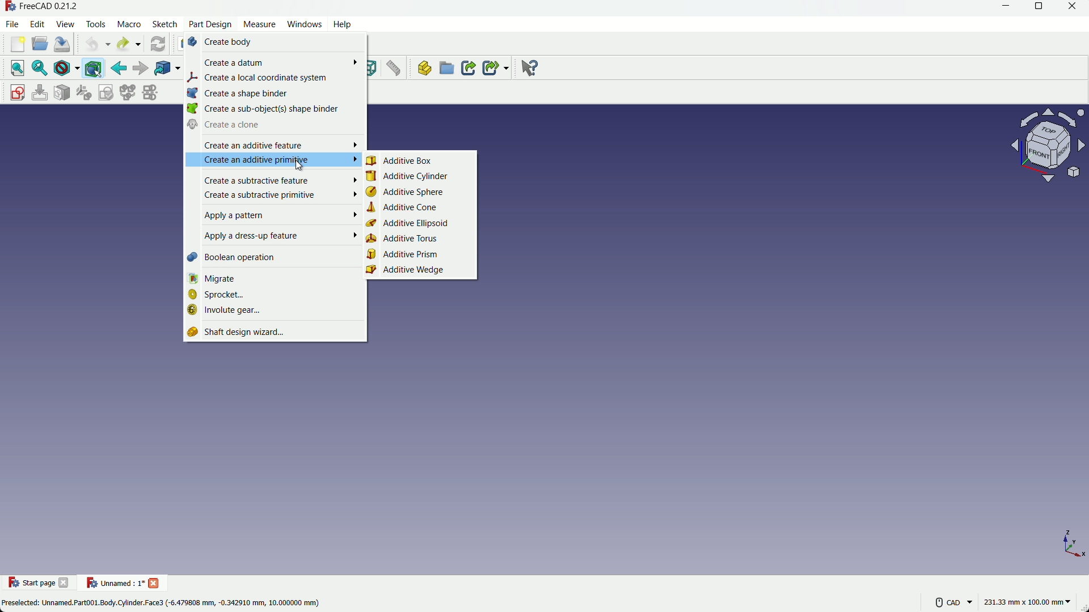 The image size is (1089, 612). I want to click on z, y, x axis, so click(1069, 547).